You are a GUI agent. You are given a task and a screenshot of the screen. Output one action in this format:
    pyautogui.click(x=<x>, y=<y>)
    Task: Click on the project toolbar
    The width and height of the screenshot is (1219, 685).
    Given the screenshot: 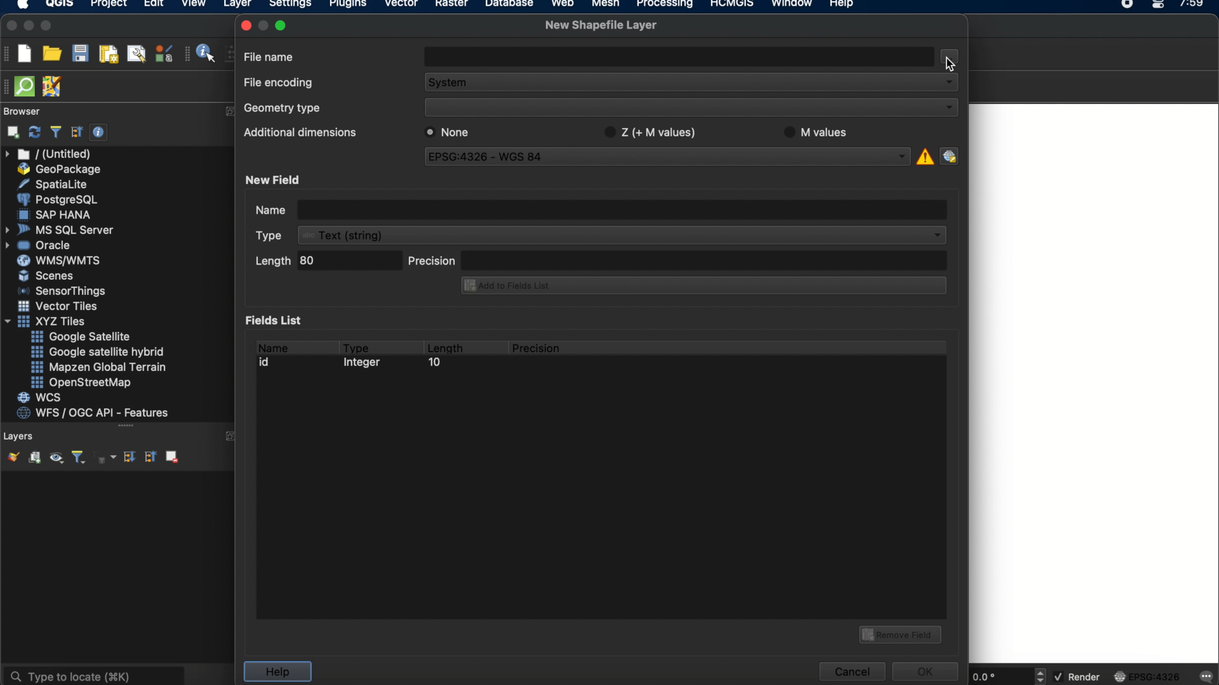 What is the action you would take?
    pyautogui.click(x=8, y=53)
    